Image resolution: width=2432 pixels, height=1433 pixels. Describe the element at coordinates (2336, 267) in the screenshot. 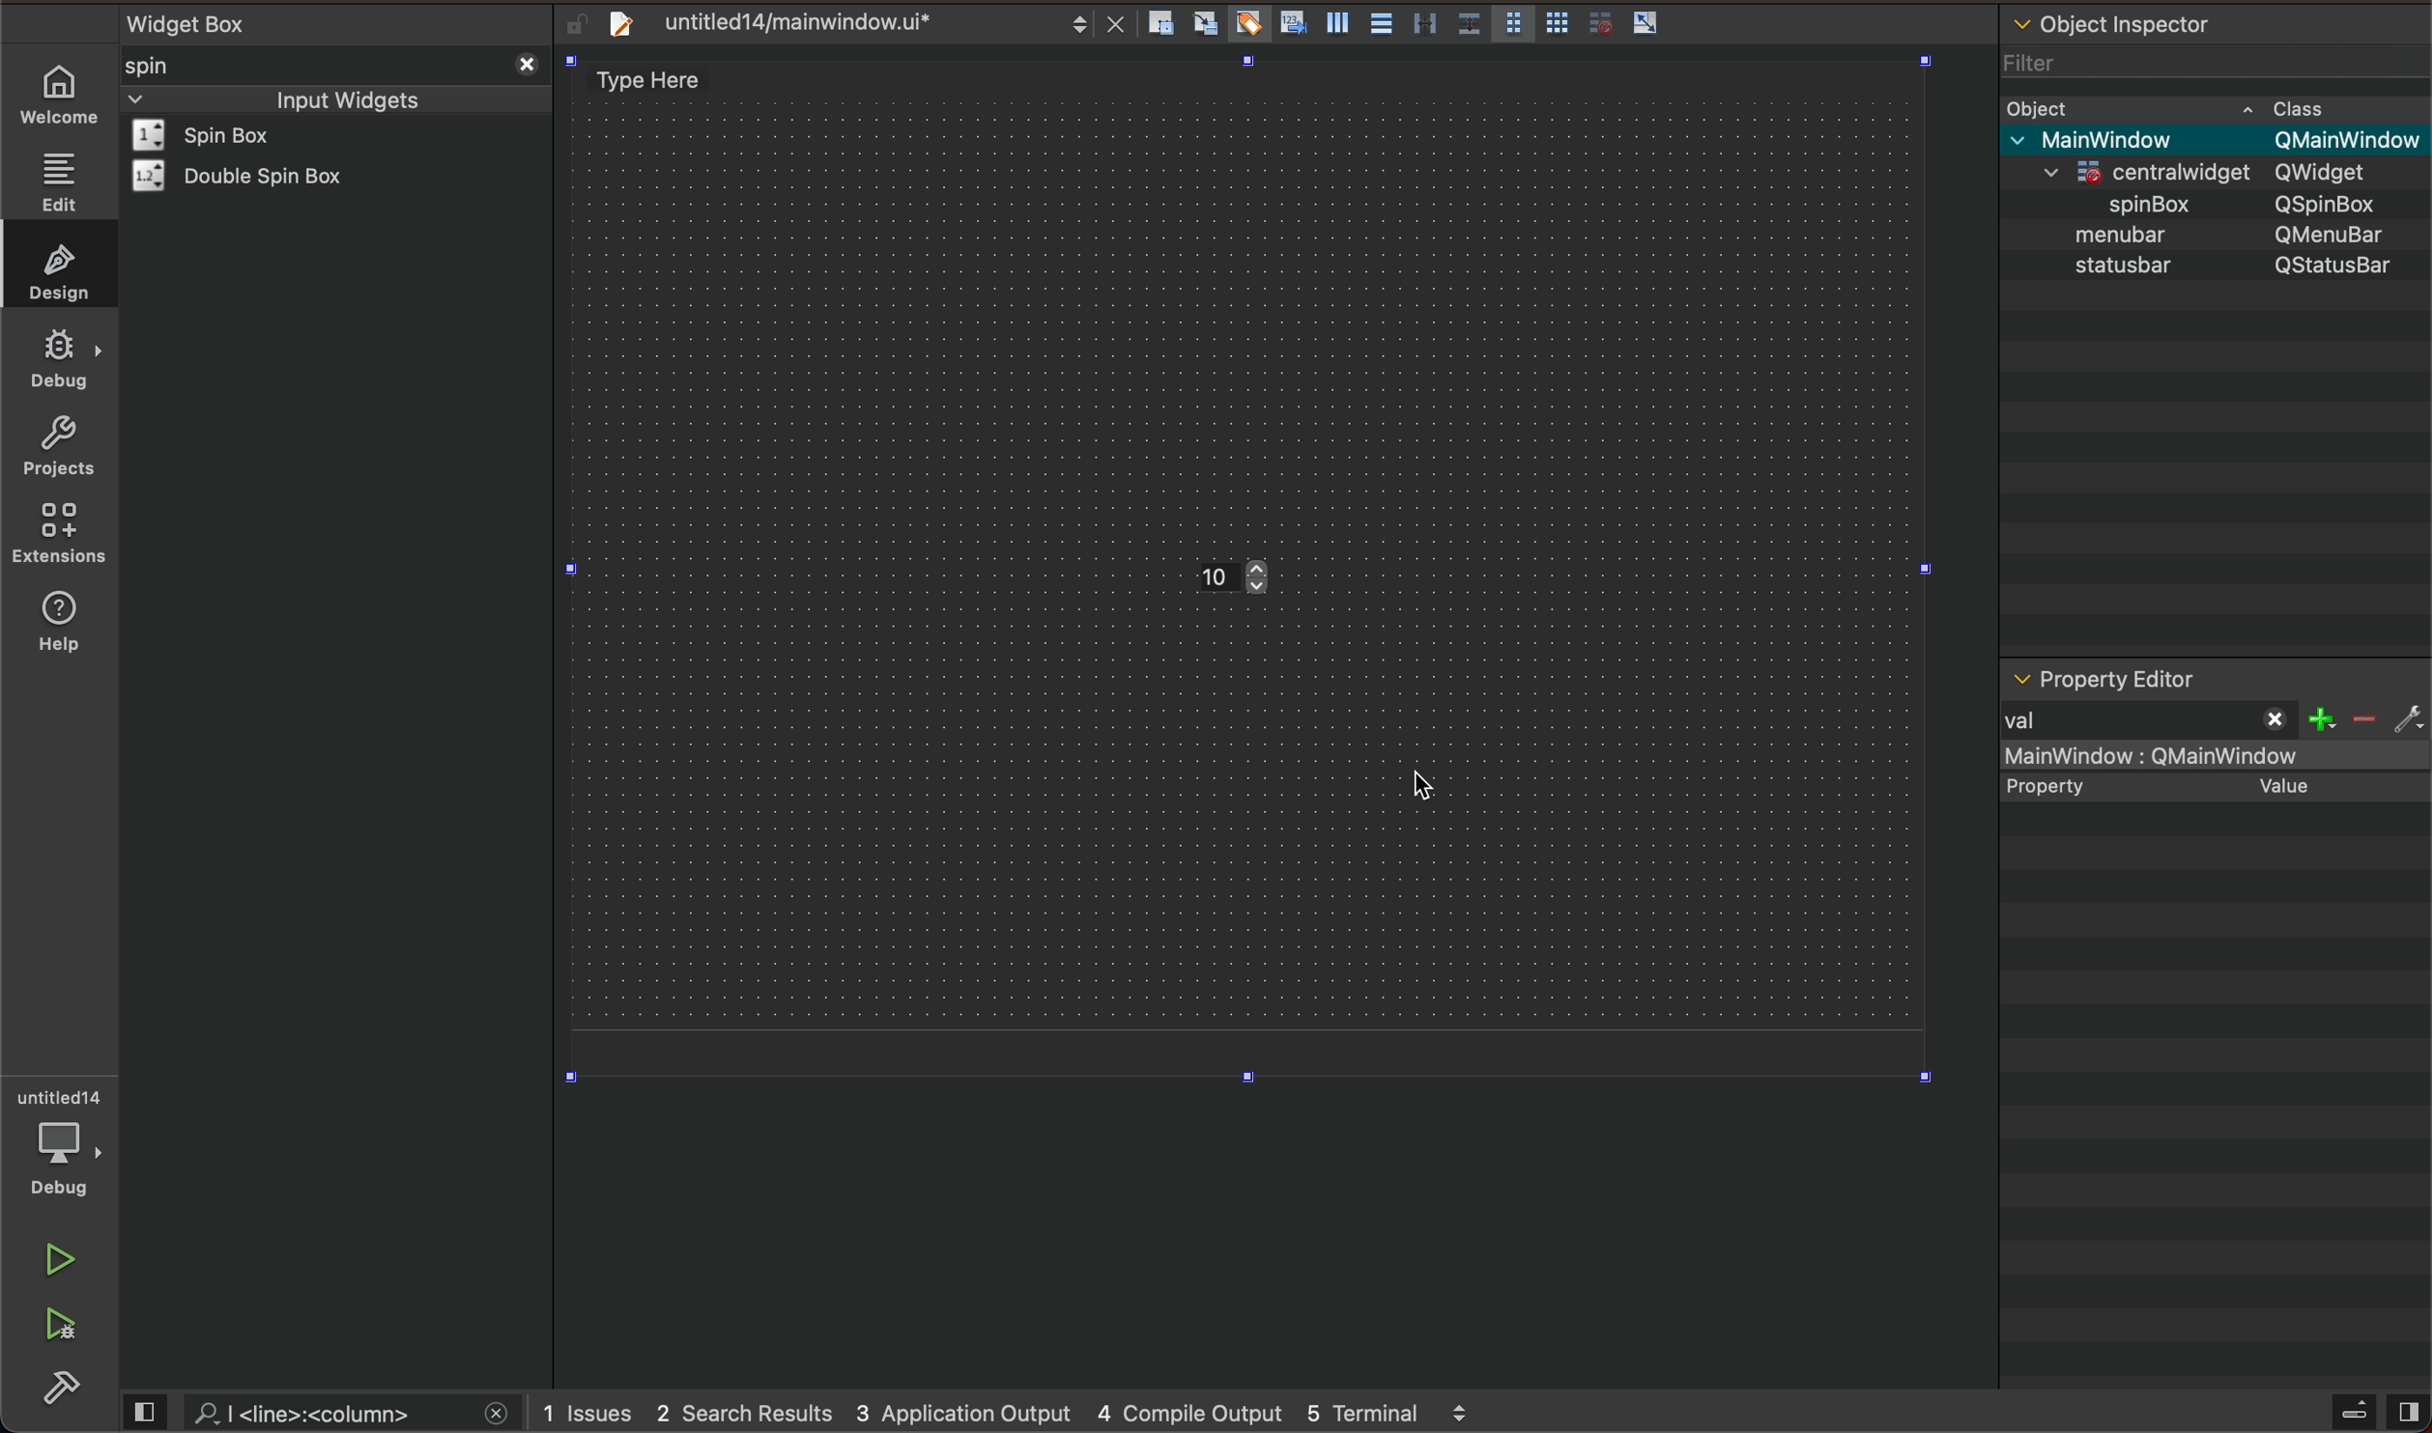

I see `text` at that location.